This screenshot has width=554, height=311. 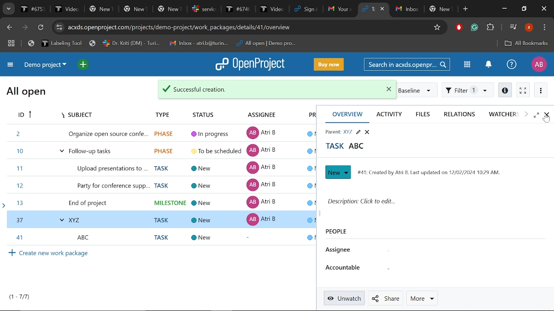 I want to click on successful creation, so click(x=248, y=88).